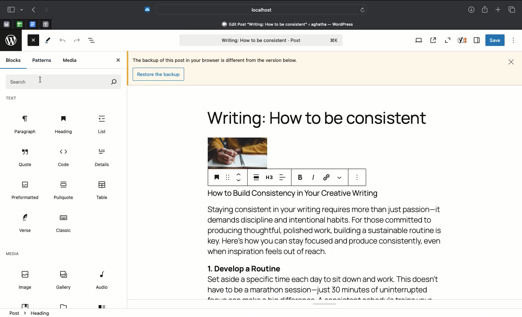  What do you see at coordinates (42, 60) in the screenshot?
I see `Patterns` at bounding box center [42, 60].